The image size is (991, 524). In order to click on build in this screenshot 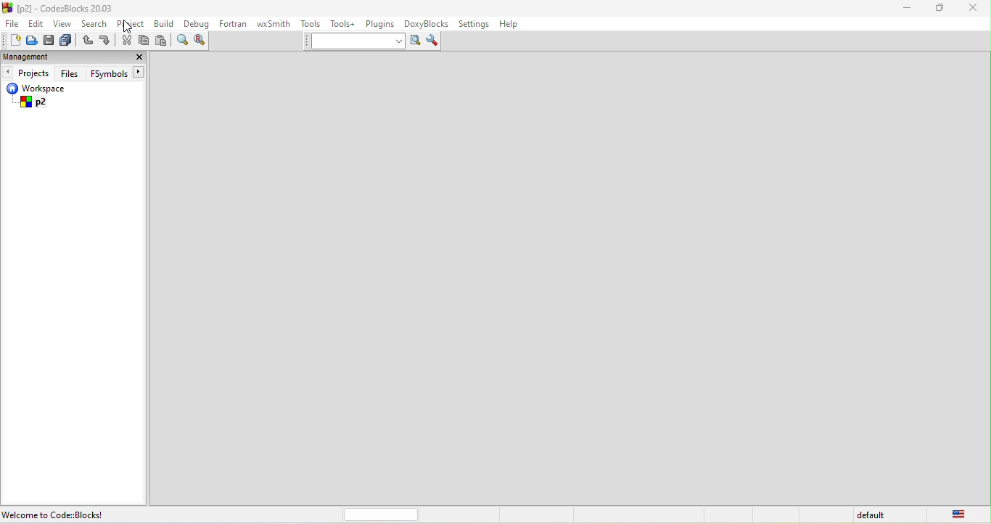, I will do `click(165, 25)`.